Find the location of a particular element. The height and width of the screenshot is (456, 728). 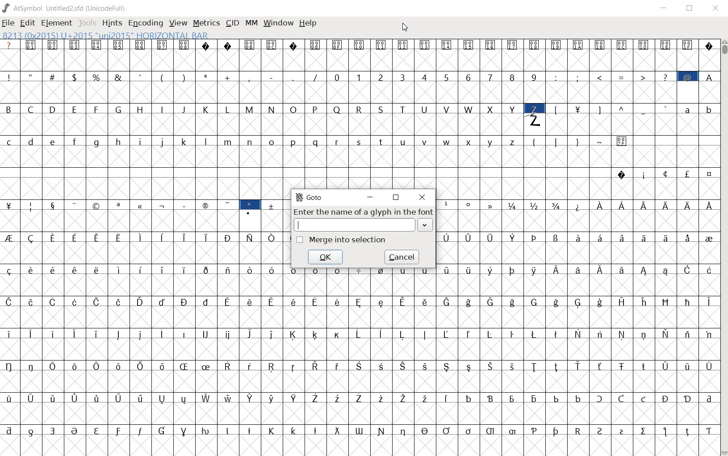

HELP is located at coordinates (309, 23).